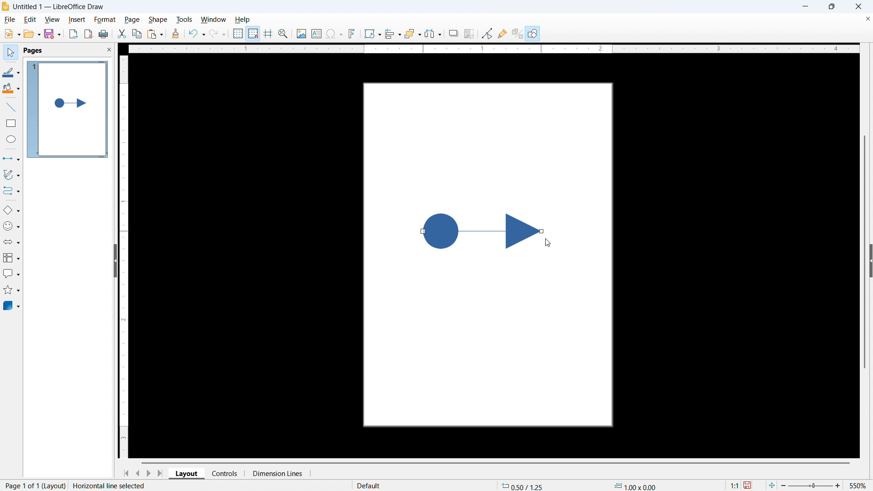 This screenshot has width=873, height=491. Describe the element at coordinates (11, 290) in the screenshot. I see `stars & banners` at that location.